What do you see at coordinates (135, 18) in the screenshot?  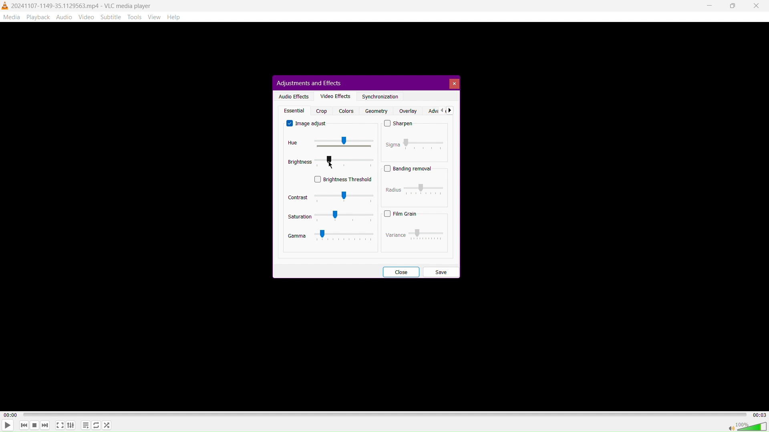 I see `Tools` at bounding box center [135, 18].